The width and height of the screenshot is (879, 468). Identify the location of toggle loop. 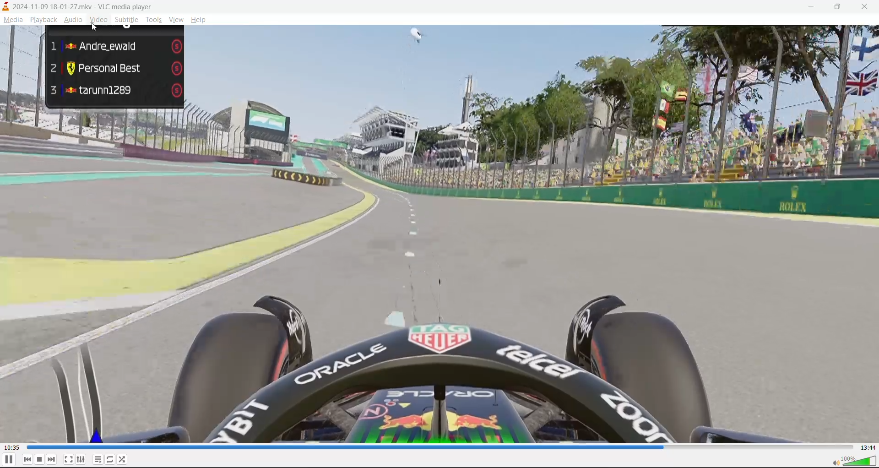
(111, 460).